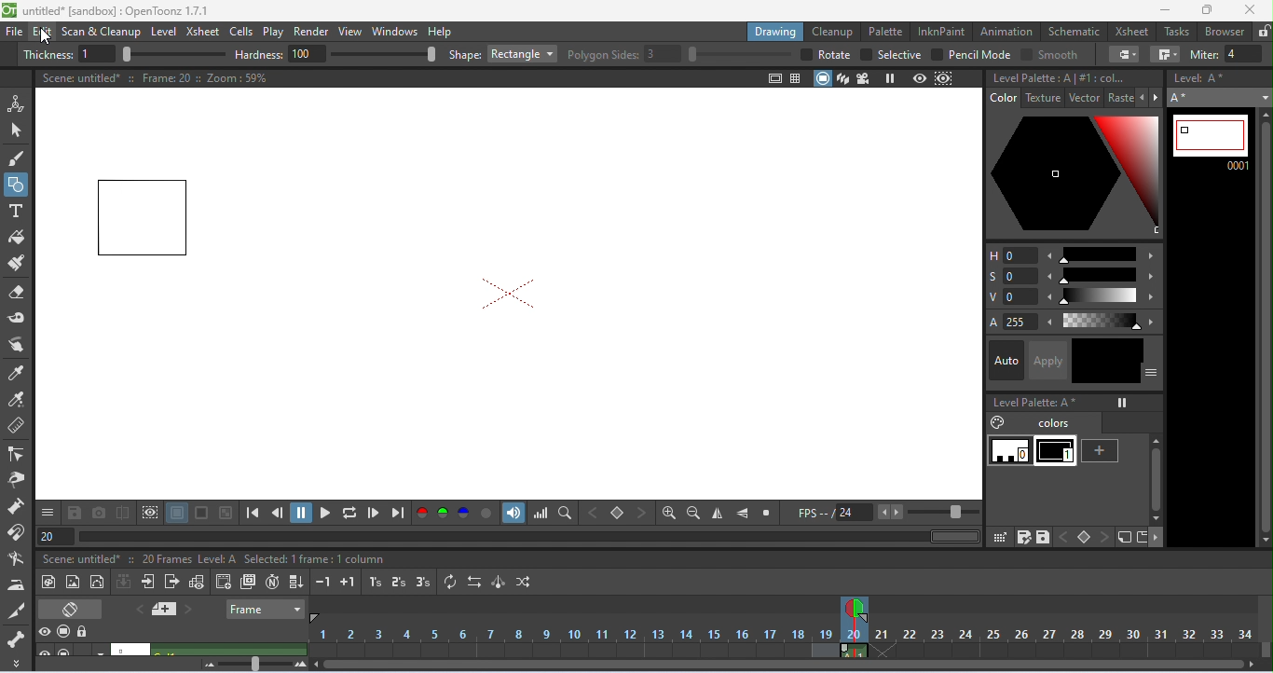  What do you see at coordinates (421, 514) in the screenshot?
I see `red channel` at bounding box center [421, 514].